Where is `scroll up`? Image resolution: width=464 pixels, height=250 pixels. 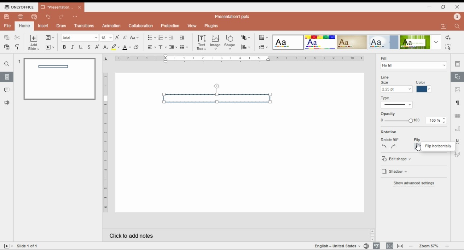
scroll up is located at coordinates (373, 232).